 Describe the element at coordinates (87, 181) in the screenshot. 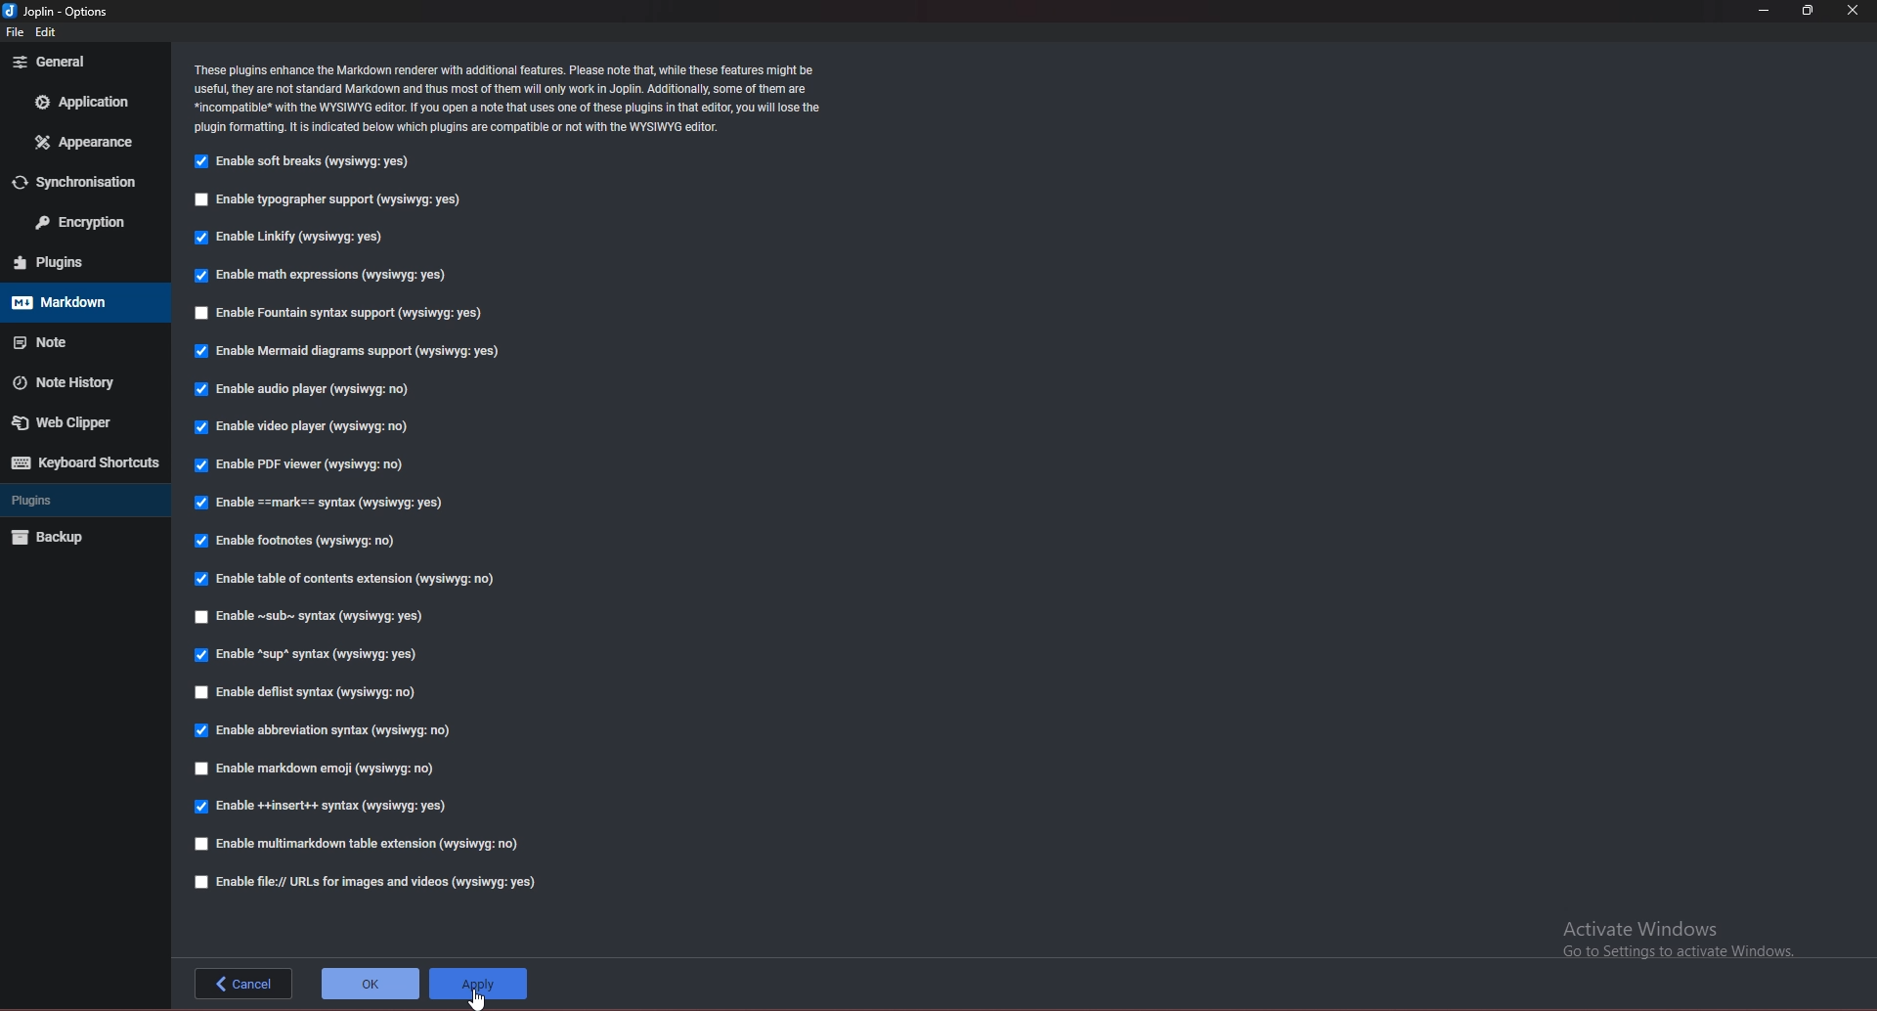

I see `sync` at that location.